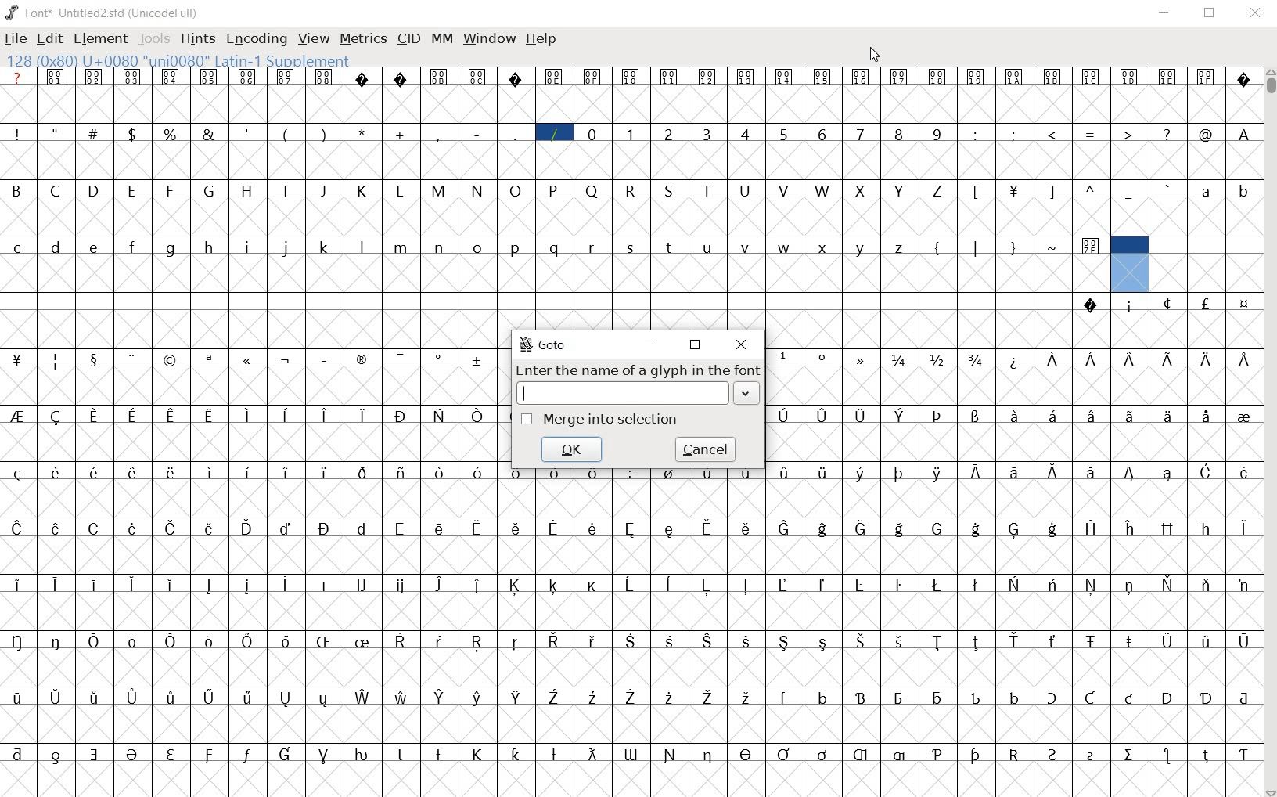 Image resolution: width=1277 pixels, height=797 pixels. What do you see at coordinates (1016, 416) in the screenshot?
I see `Symbol` at bounding box center [1016, 416].